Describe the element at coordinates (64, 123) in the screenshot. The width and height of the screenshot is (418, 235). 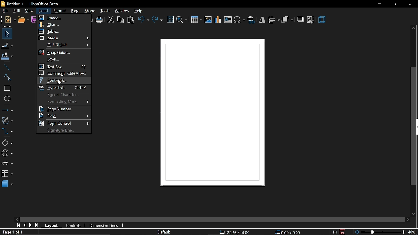
I see `form control` at that location.